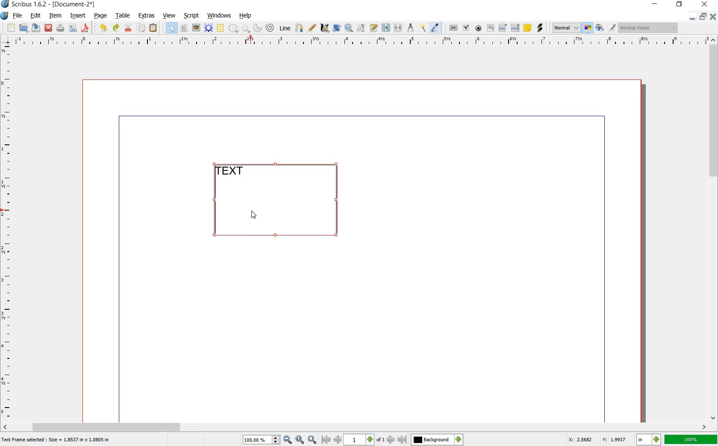 The height and width of the screenshot is (446, 718). What do you see at coordinates (312, 440) in the screenshot?
I see `zoom in` at bounding box center [312, 440].